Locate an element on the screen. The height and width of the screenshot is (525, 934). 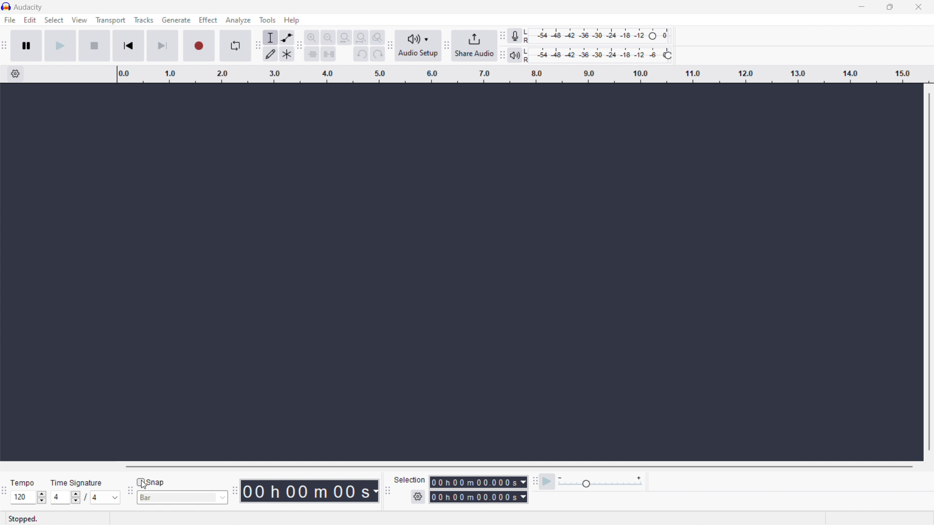
selection tool is located at coordinates (269, 37).